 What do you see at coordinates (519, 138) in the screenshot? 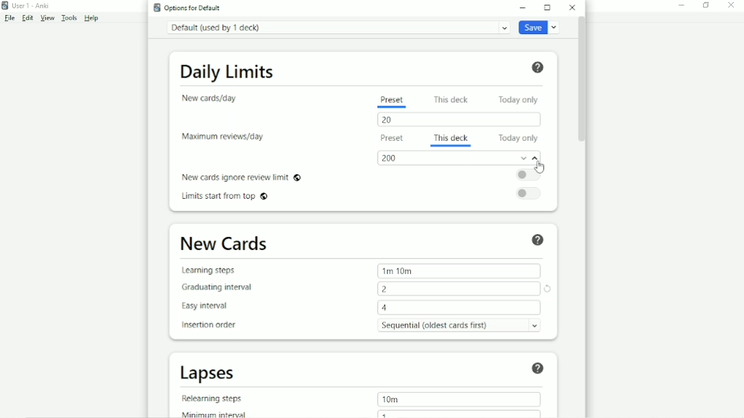
I see `Today only` at bounding box center [519, 138].